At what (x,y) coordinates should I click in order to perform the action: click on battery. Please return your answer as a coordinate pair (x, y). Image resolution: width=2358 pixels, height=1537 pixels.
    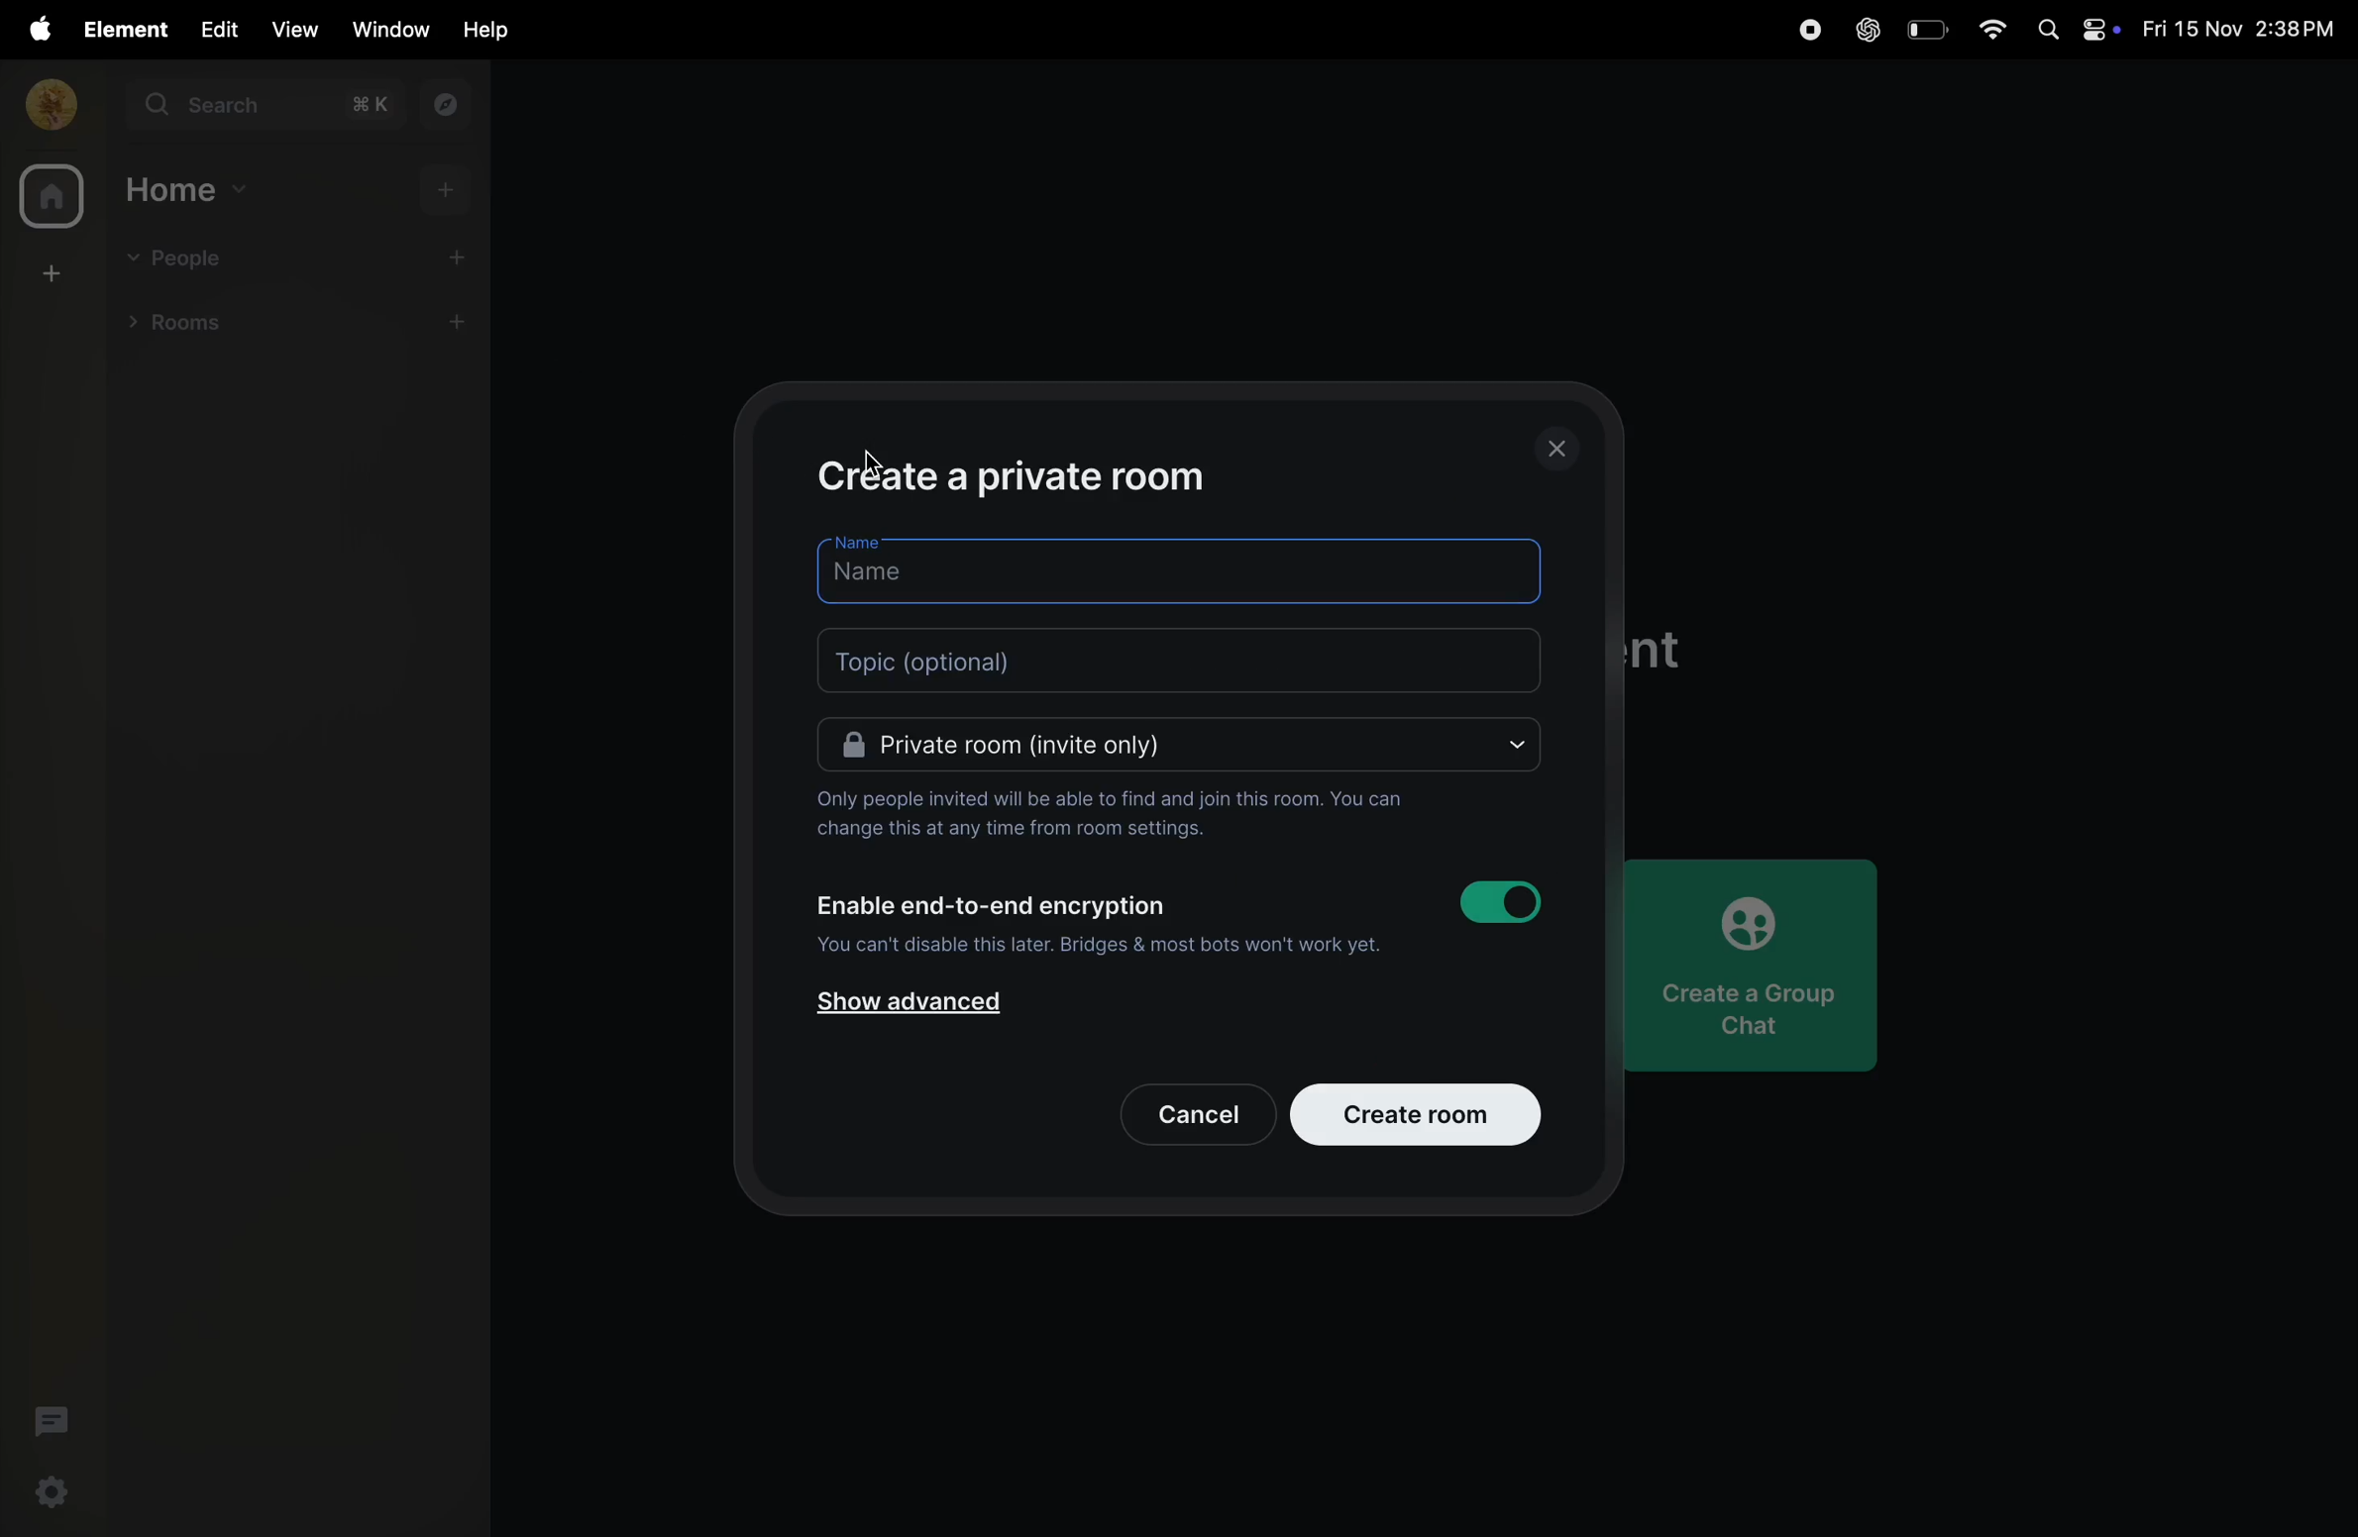
    Looking at the image, I should click on (1924, 29).